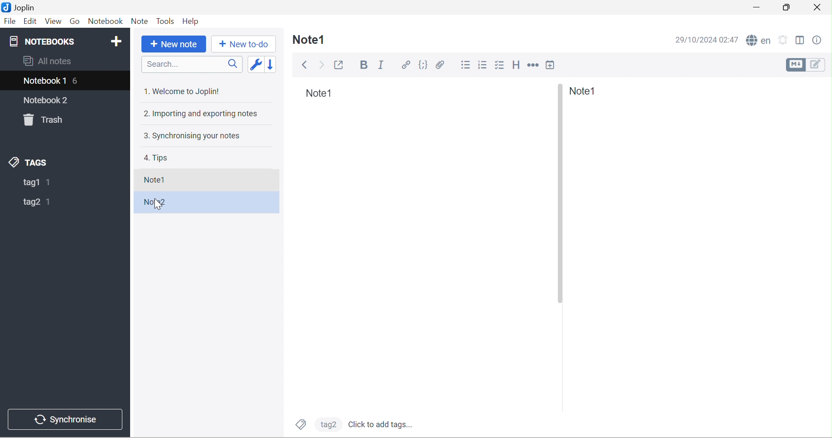  Describe the element at coordinates (784, 39) in the screenshot. I see `Set alarm` at that location.